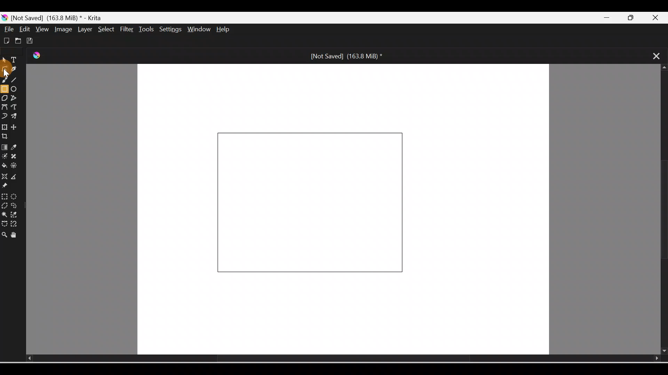  Describe the element at coordinates (16, 148) in the screenshot. I see `Sample a color from image/current layer` at that location.